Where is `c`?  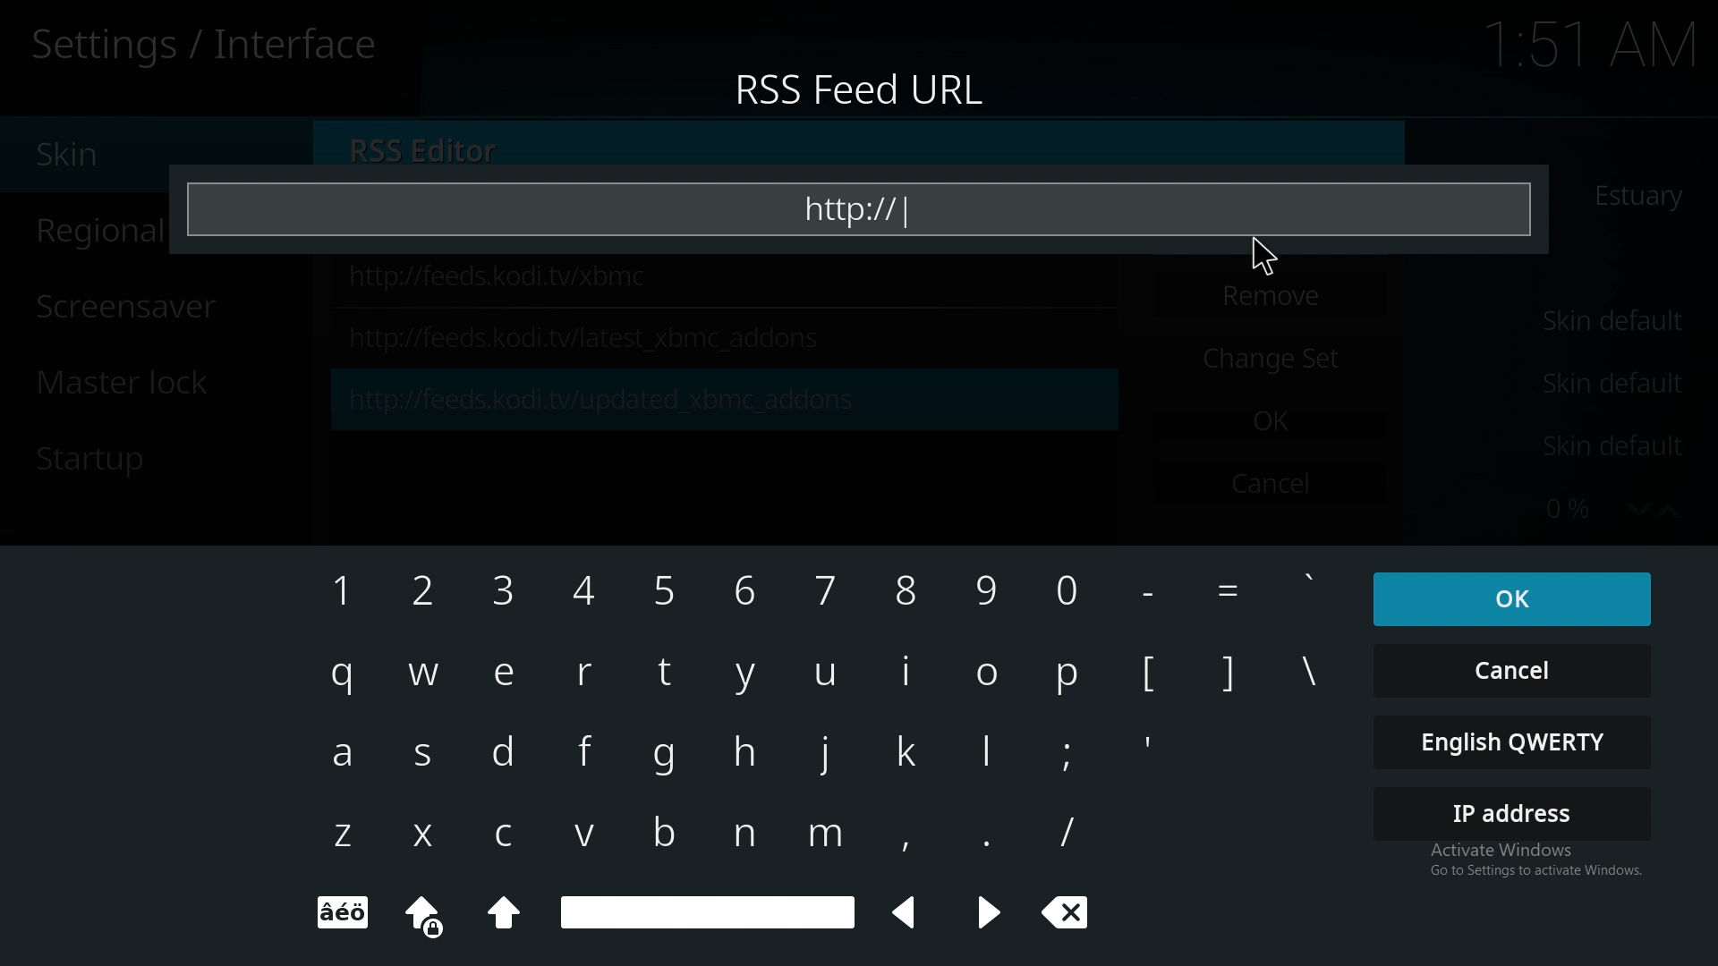
c is located at coordinates (513, 833).